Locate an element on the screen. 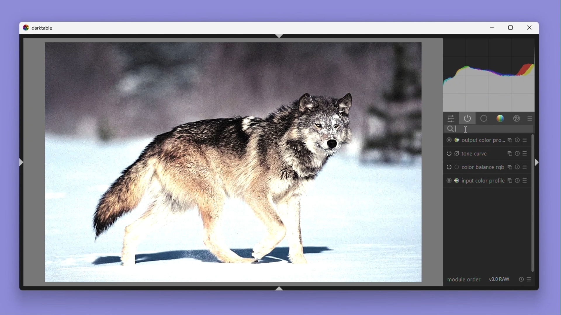  Preset is located at coordinates (525, 139).